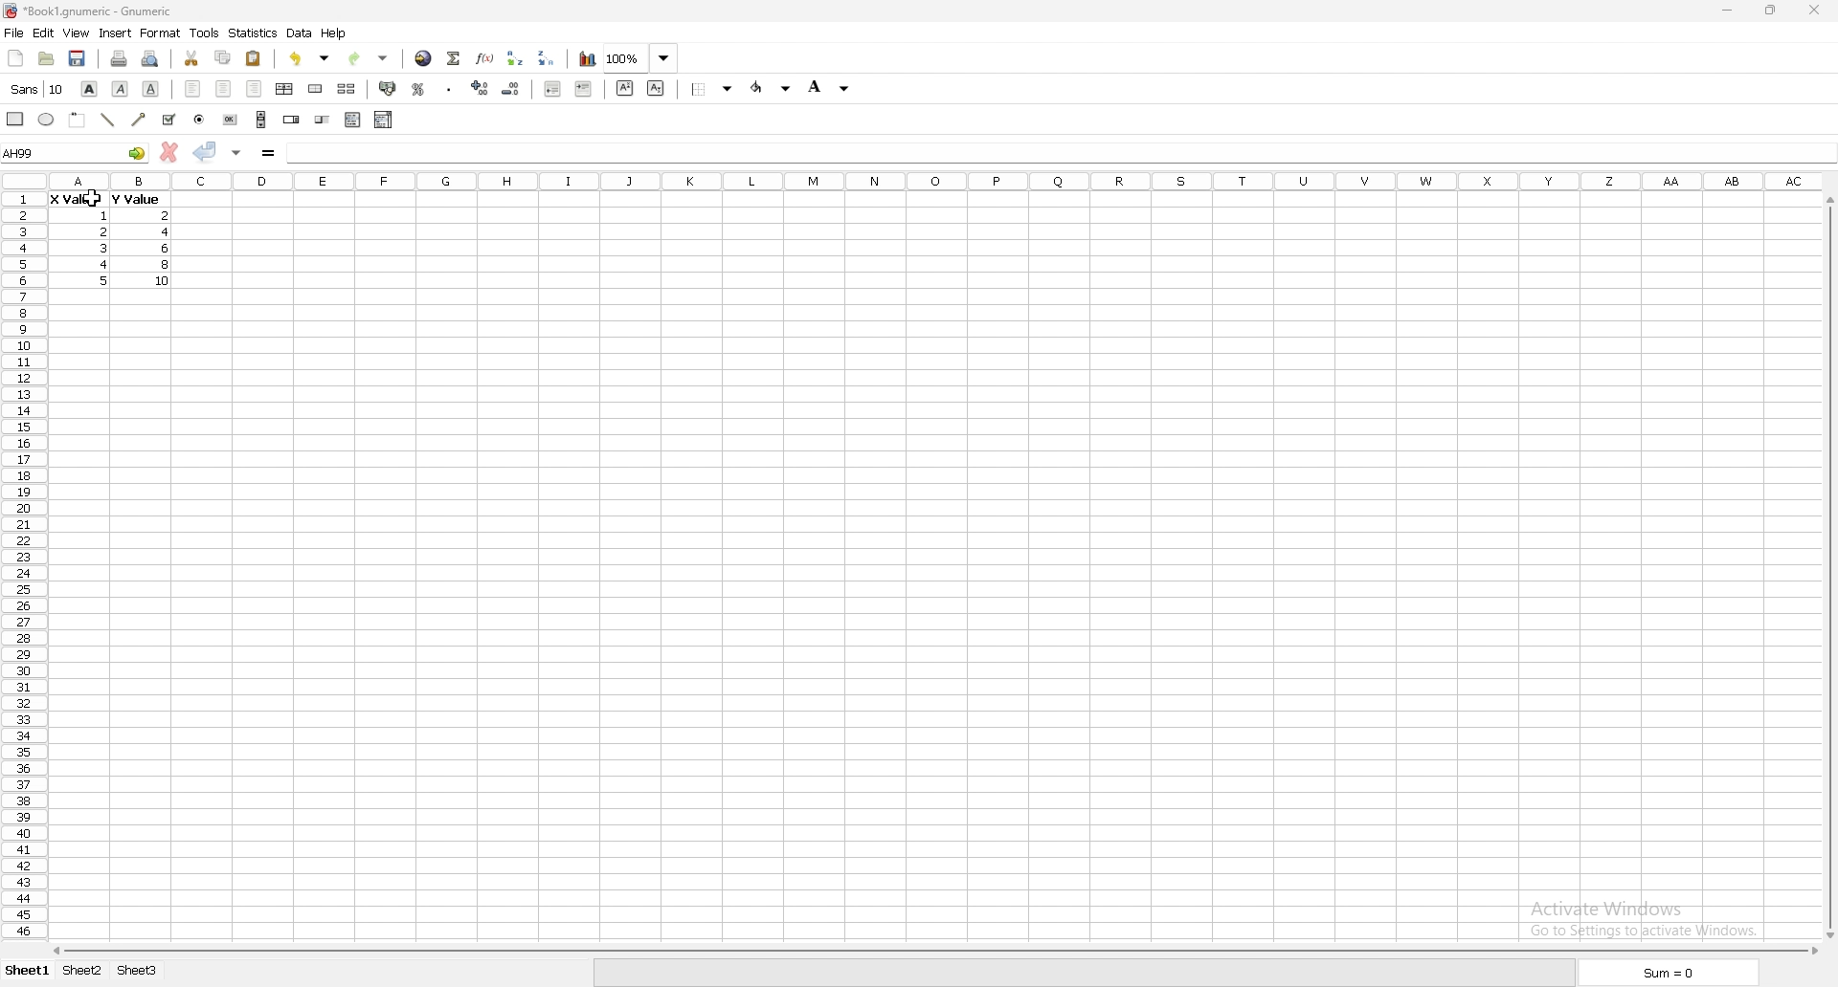 This screenshot has width=1838, height=987. Describe the element at coordinates (223, 57) in the screenshot. I see `copy` at that location.